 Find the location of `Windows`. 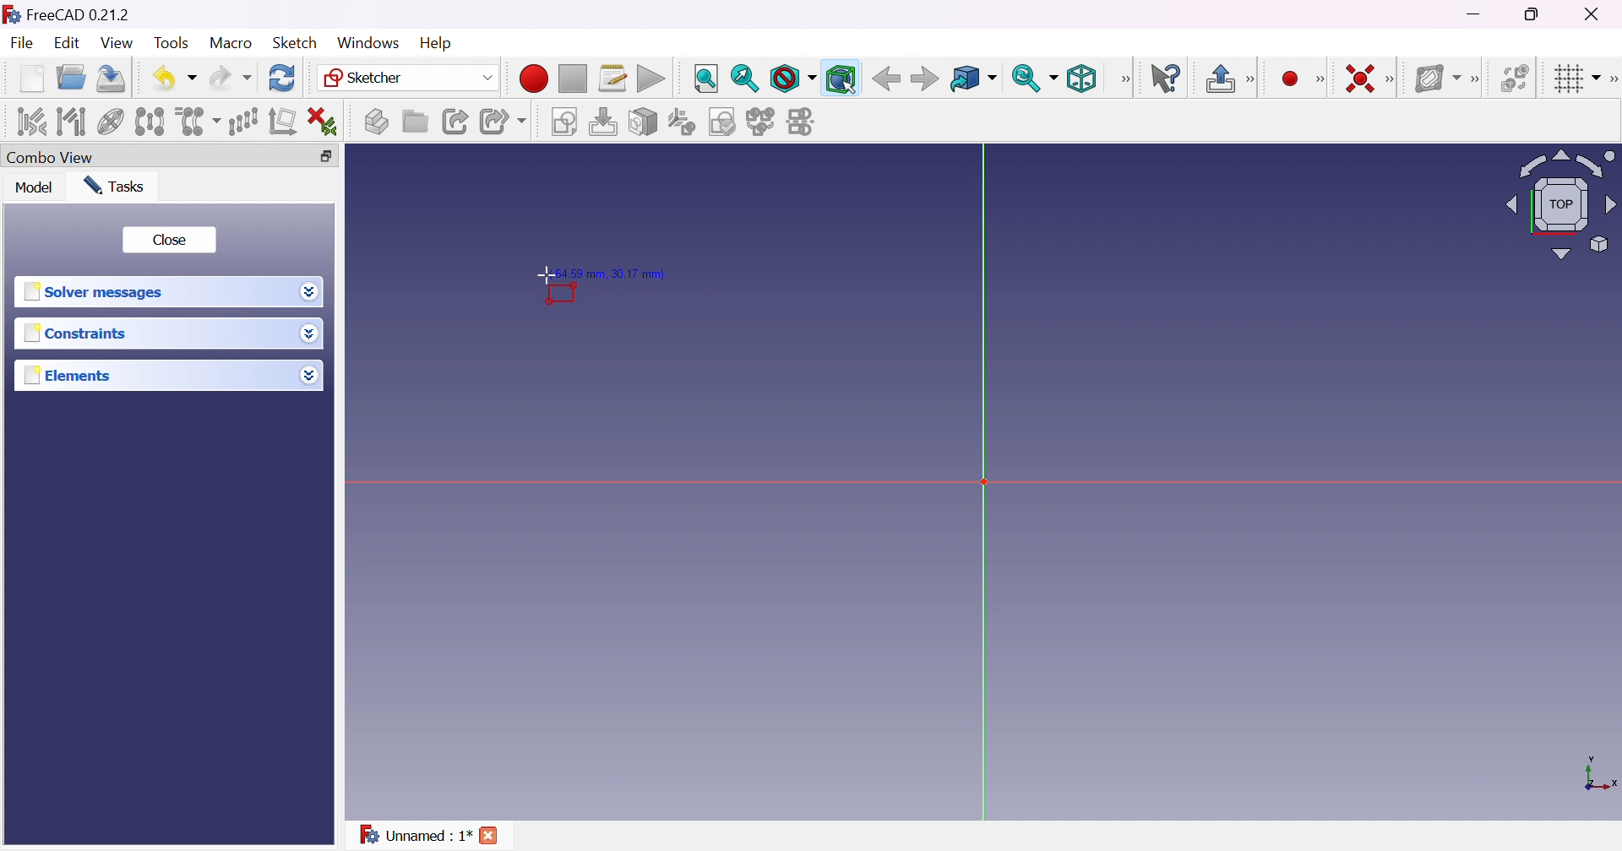

Windows is located at coordinates (368, 43).